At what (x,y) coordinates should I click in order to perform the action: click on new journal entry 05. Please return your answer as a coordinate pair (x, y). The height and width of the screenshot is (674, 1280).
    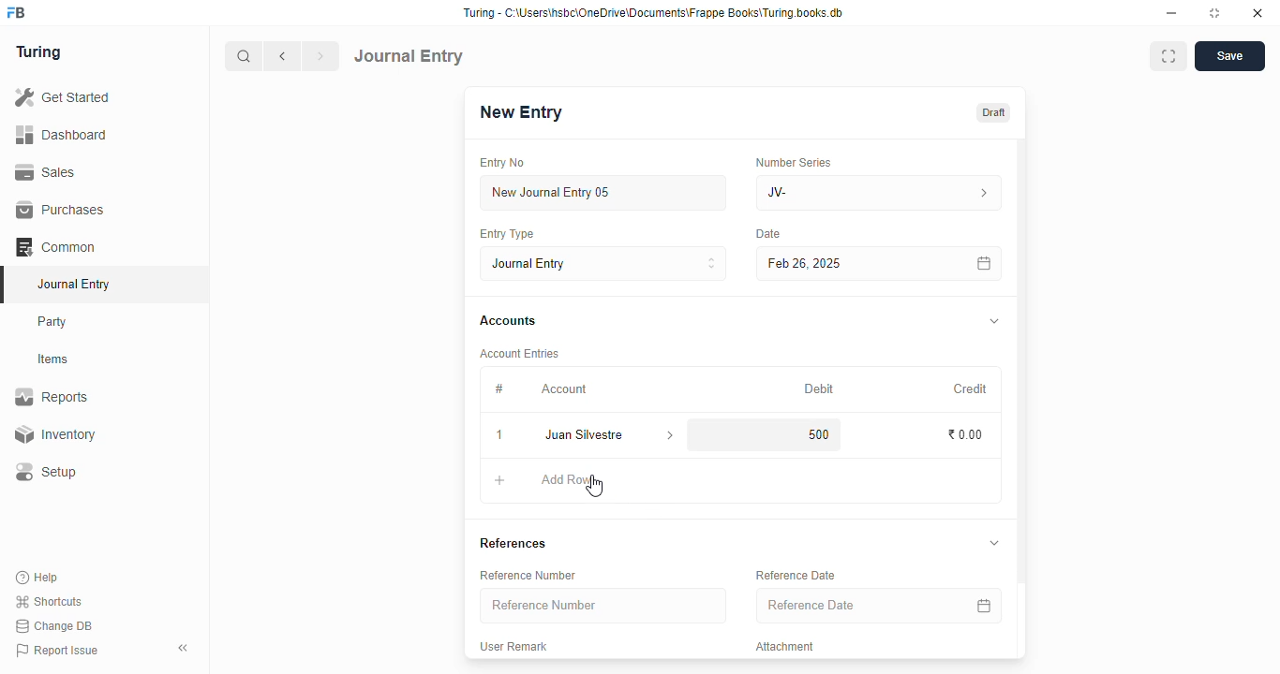
    Looking at the image, I should click on (604, 194).